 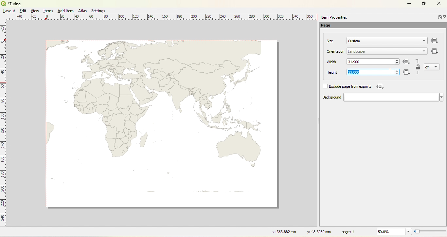 What do you see at coordinates (424, 51) in the screenshot?
I see `dropdown` at bounding box center [424, 51].